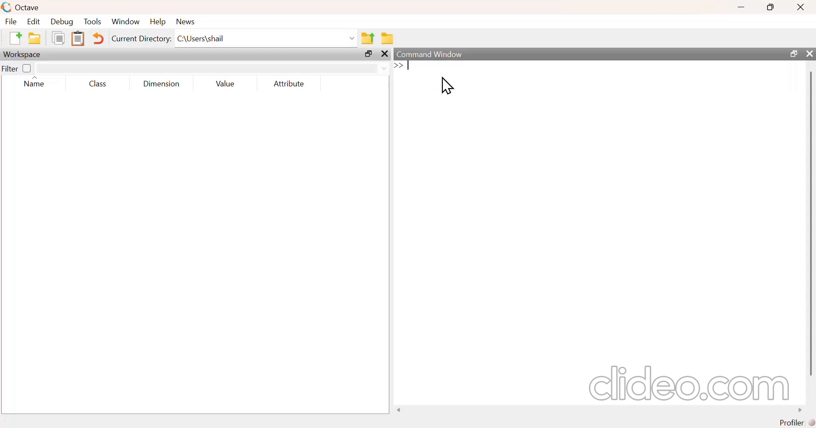 The height and width of the screenshot is (428, 816). What do you see at coordinates (6, 7) in the screenshot?
I see `logo` at bounding box center [6, 7].